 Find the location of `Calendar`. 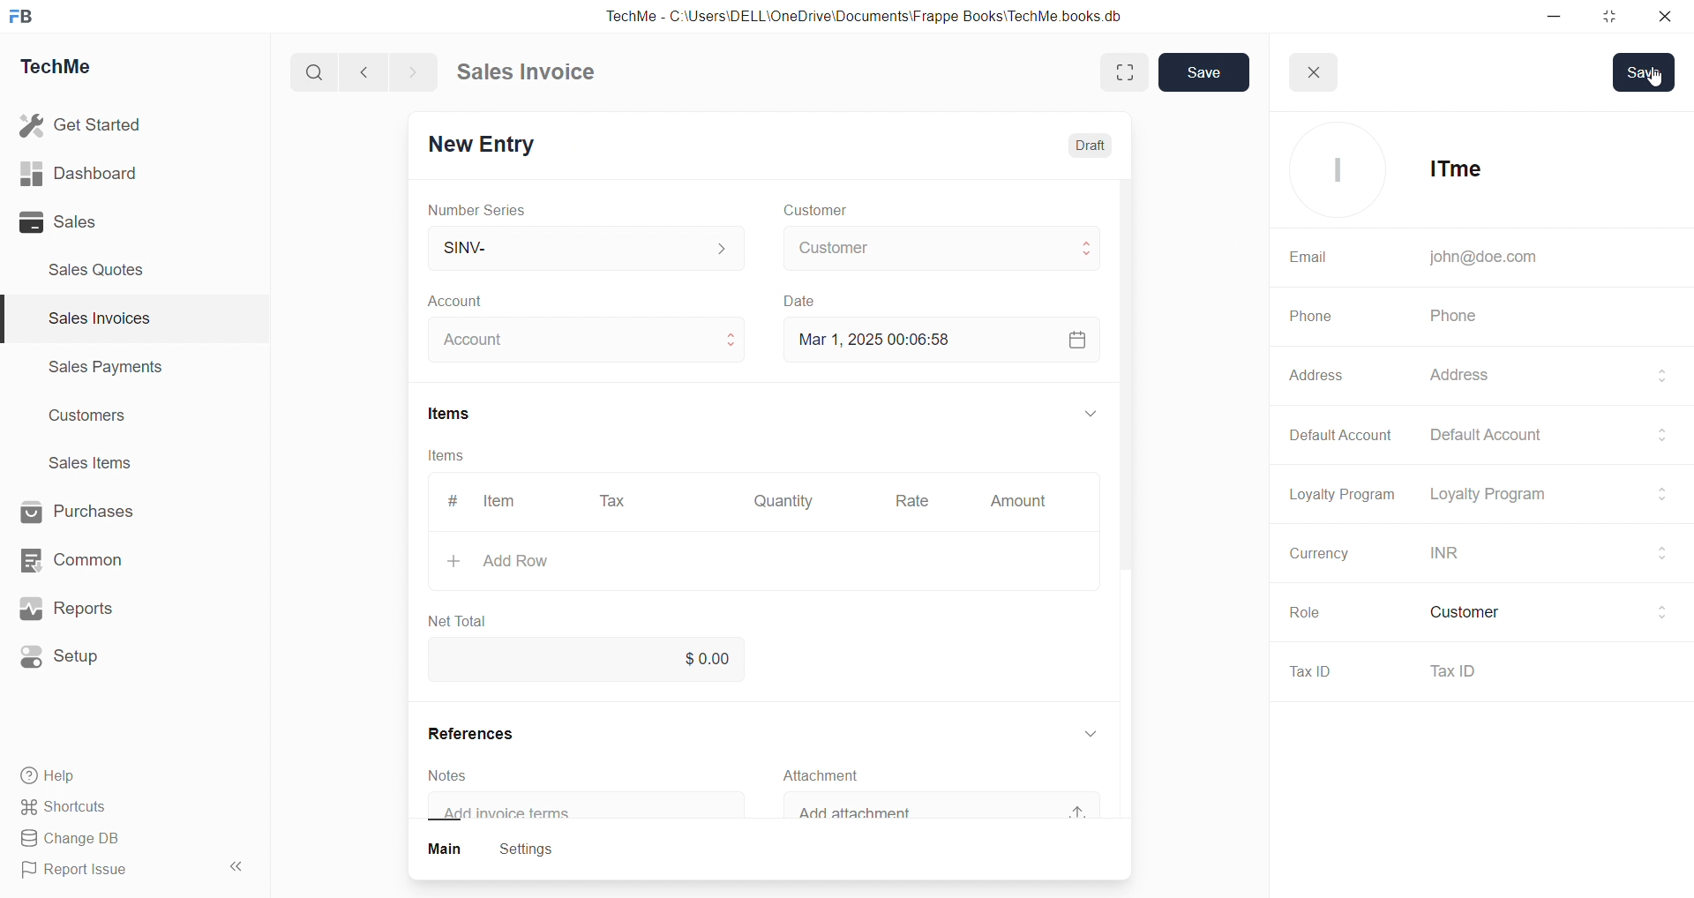

Calendar is located at coordinates (1072, 343).